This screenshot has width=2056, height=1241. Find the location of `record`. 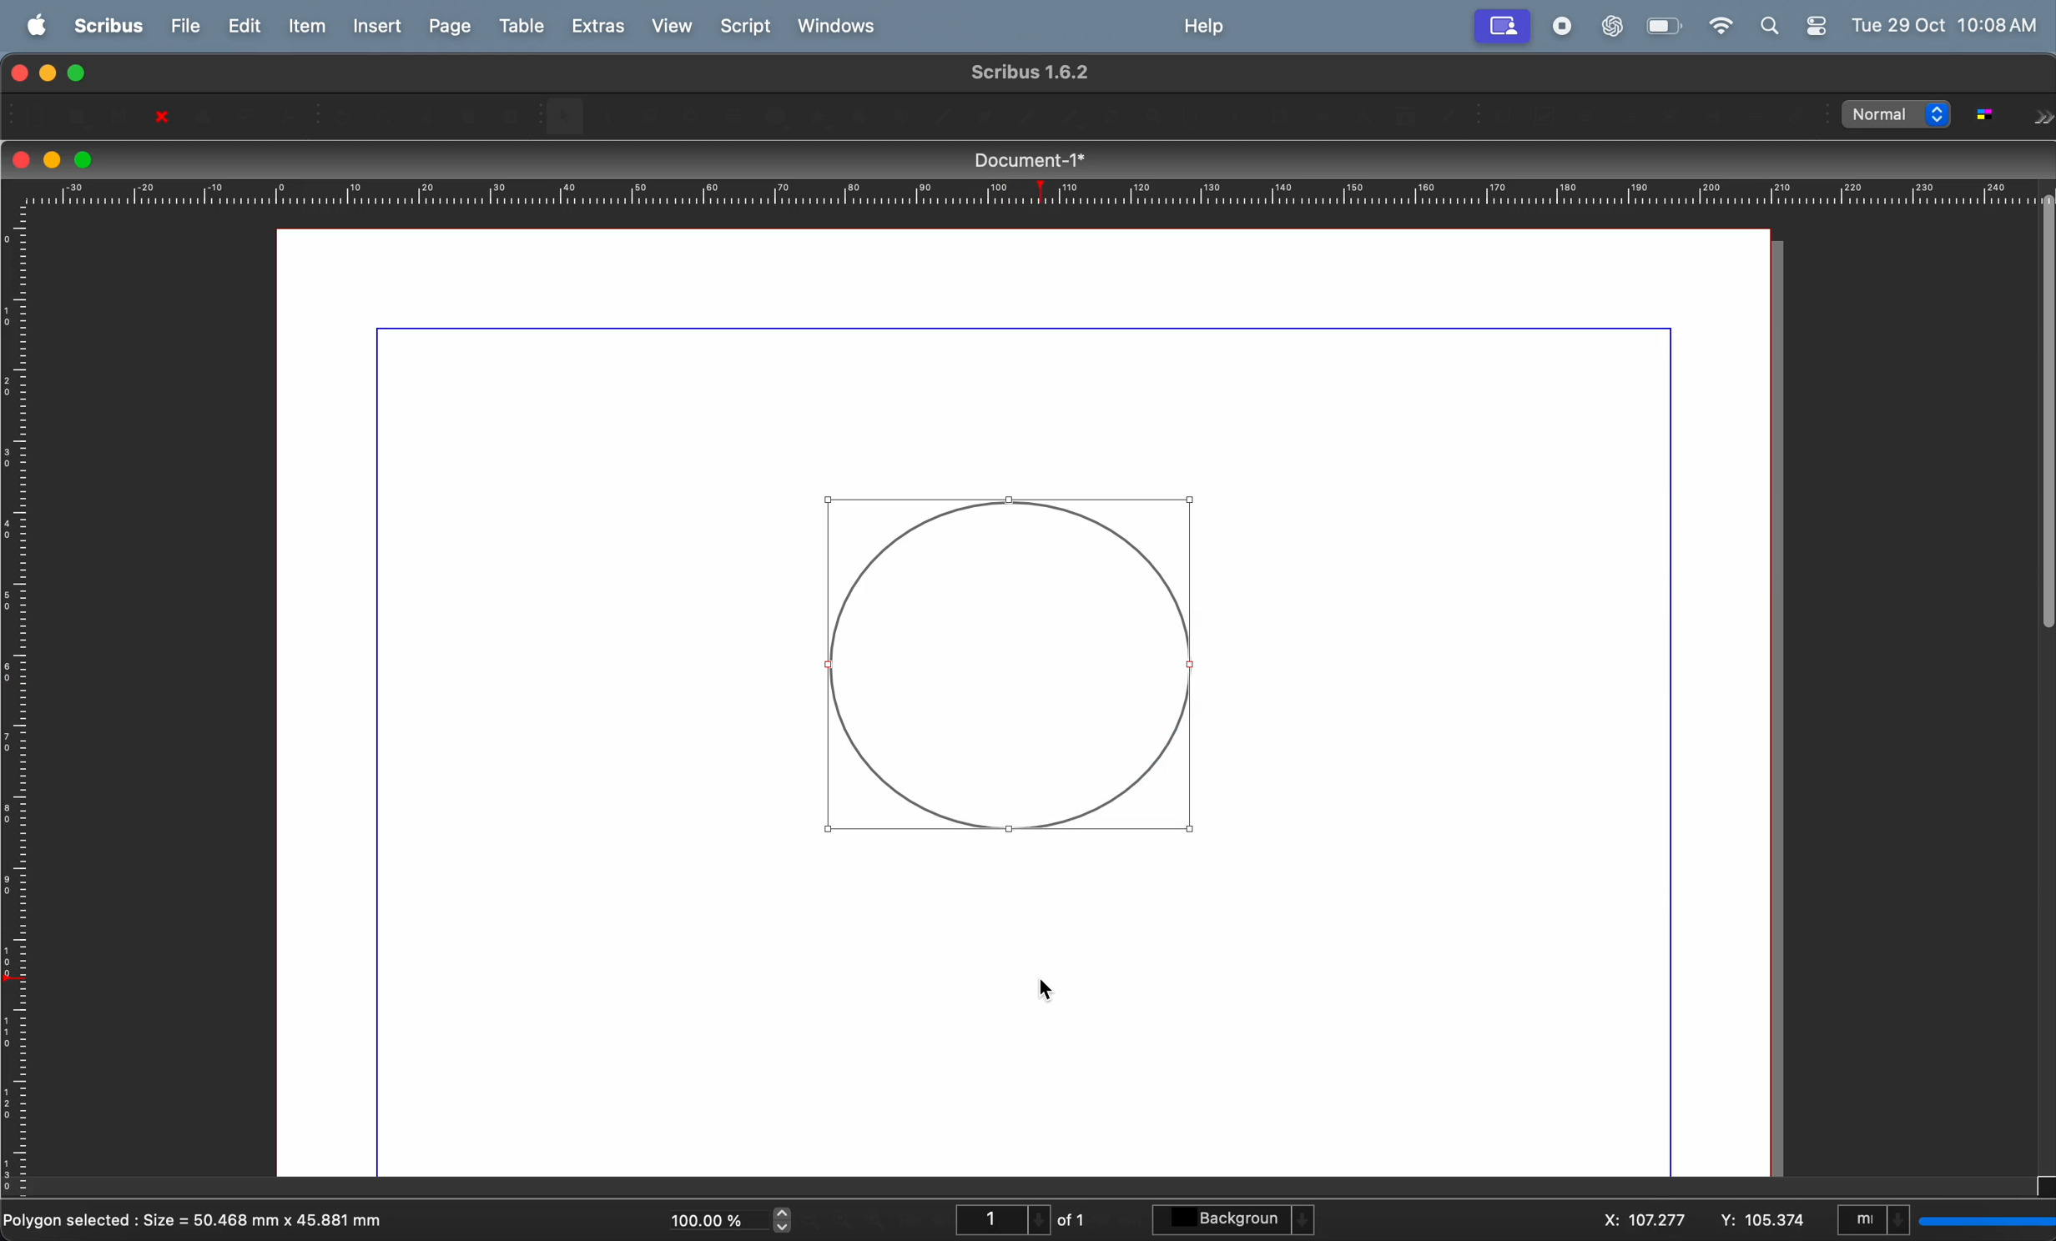

record is located at coordinates (1560, 28).